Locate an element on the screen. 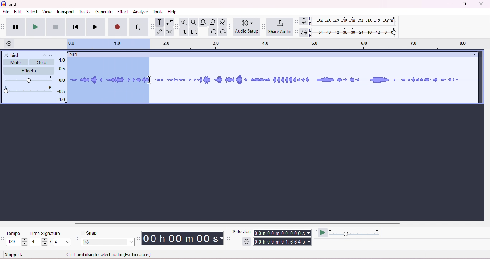 The image size is (490, 259). envelop is located at coordinates (169, 22).